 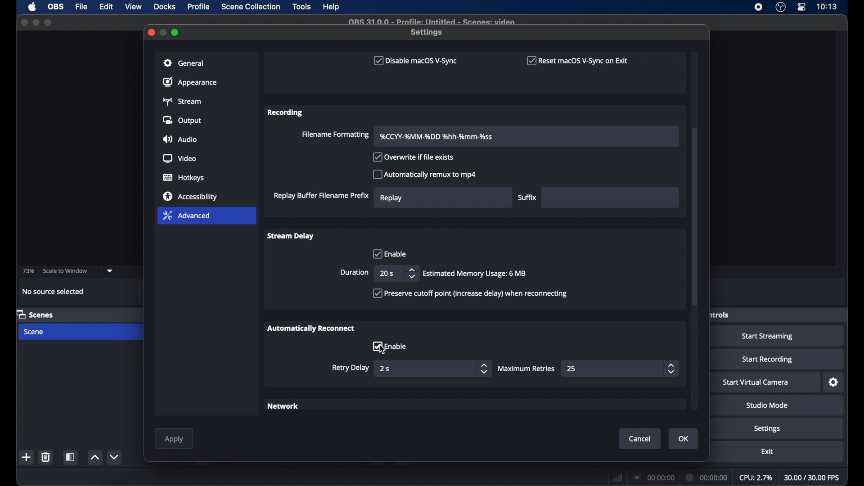 What do you see at coordinates (578, 60) in the screenshot?
I see `reset macOS V-sync on exit` at bounding box center [578, 60].